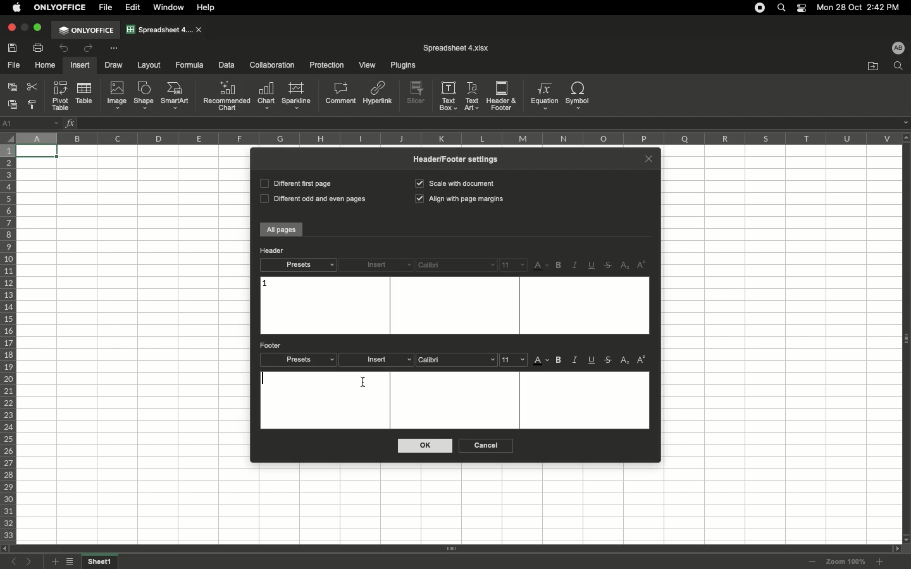  What do you see at coordinates (39, 47) in the screenshot?
I see `Print` at bounding box center [39, 47].